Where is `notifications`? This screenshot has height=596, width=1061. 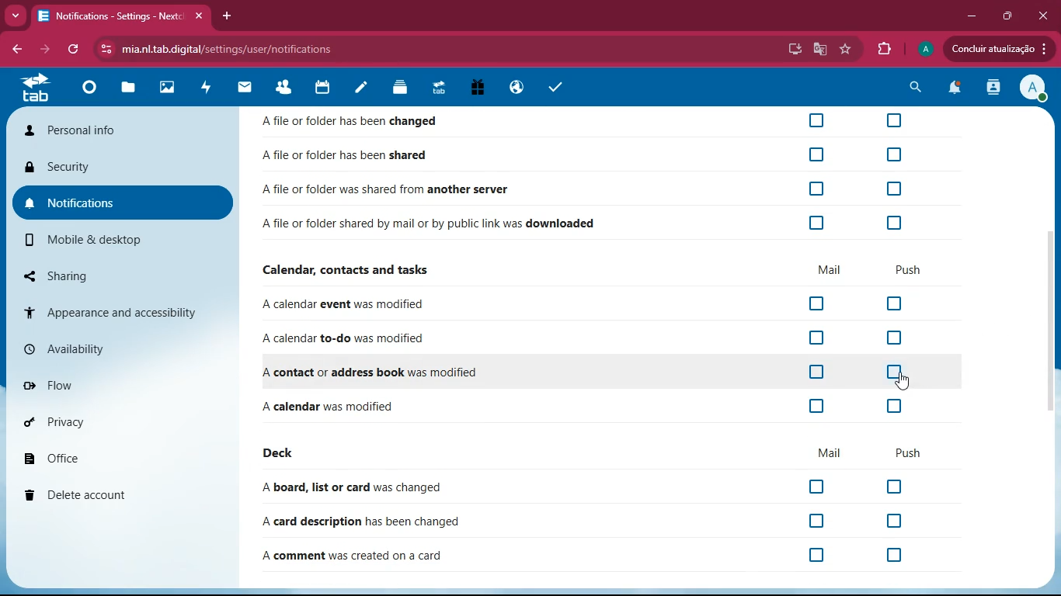
notifications is located at coordinates (116, 205).